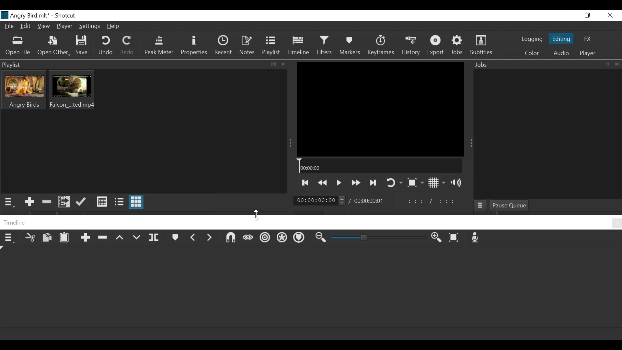 This screenshot has width=622, height=350. I want to click on logging, so click(532, 40).